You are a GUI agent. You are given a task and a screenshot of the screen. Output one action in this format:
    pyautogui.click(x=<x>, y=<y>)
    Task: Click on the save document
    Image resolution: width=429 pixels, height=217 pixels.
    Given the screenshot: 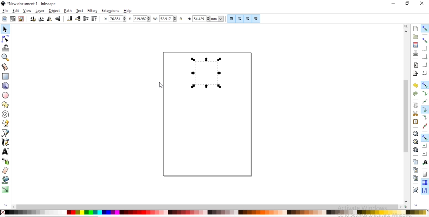 What is the action you would take?
    pyautogui.click(x=415, y=45)
    